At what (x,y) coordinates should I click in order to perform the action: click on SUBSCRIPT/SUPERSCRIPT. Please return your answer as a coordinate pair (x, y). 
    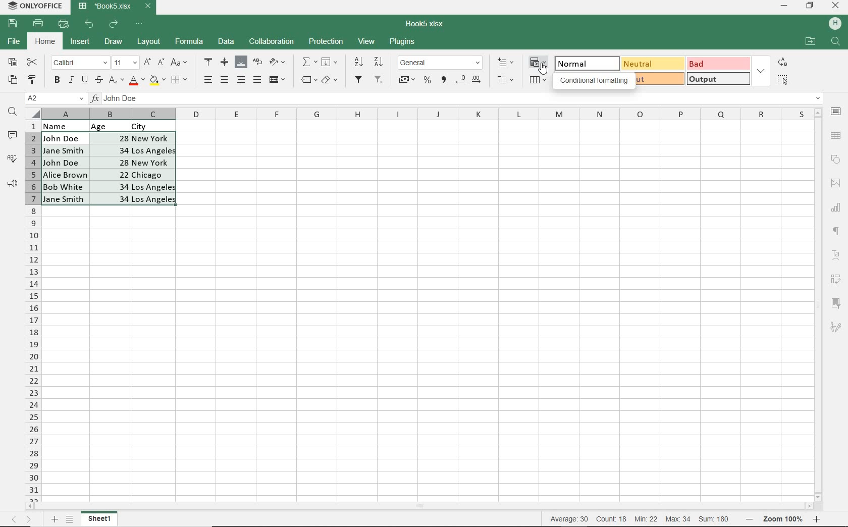
    Looking at the image, I should click on (116, 80).